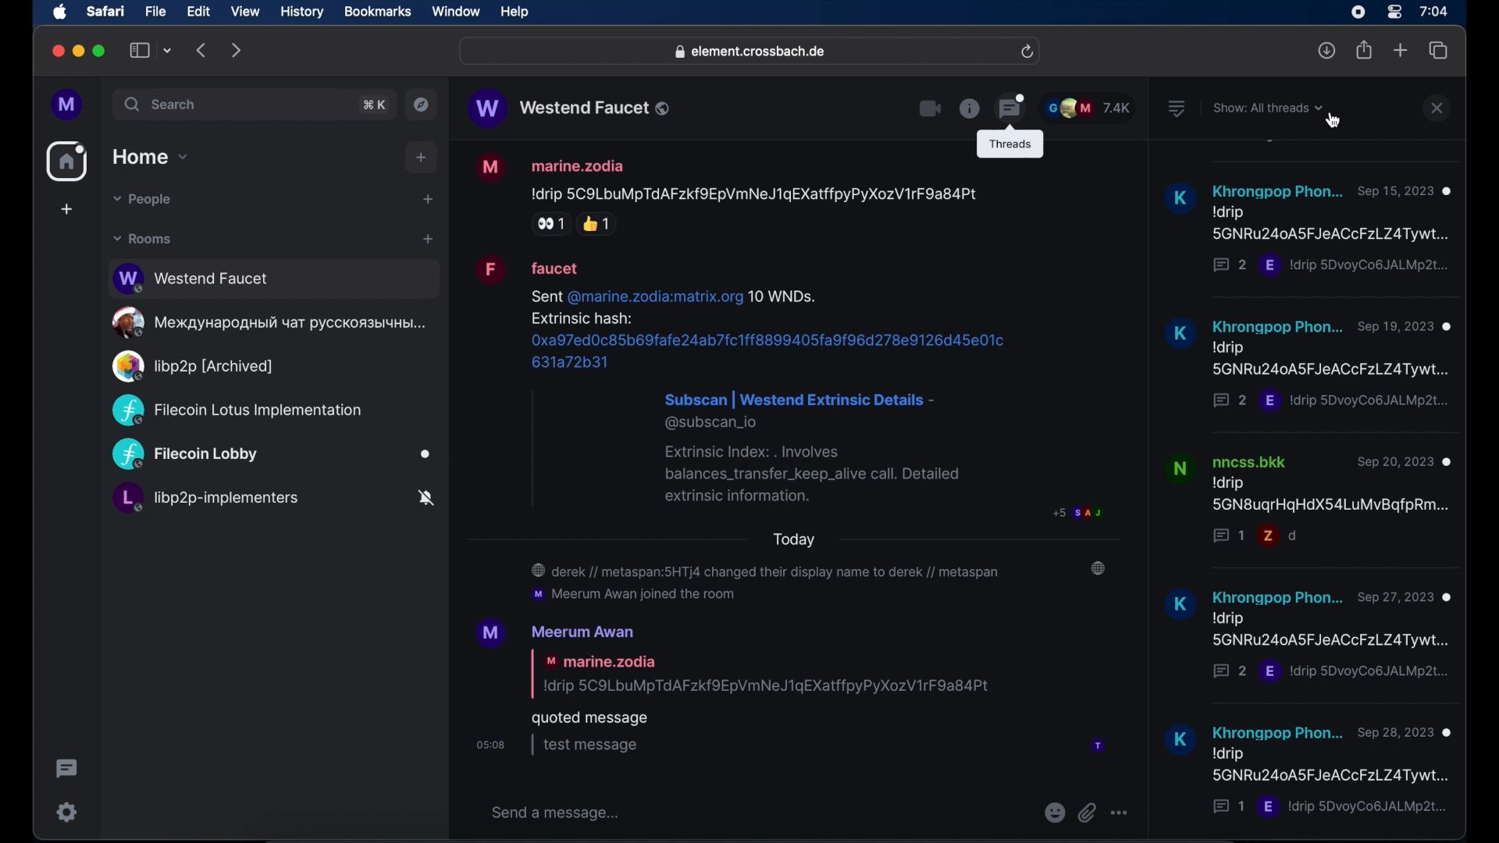 The image size is (1499, 843). Describe the element at coordinates (1091, 515) in the screenshot. I see `p` at that location.